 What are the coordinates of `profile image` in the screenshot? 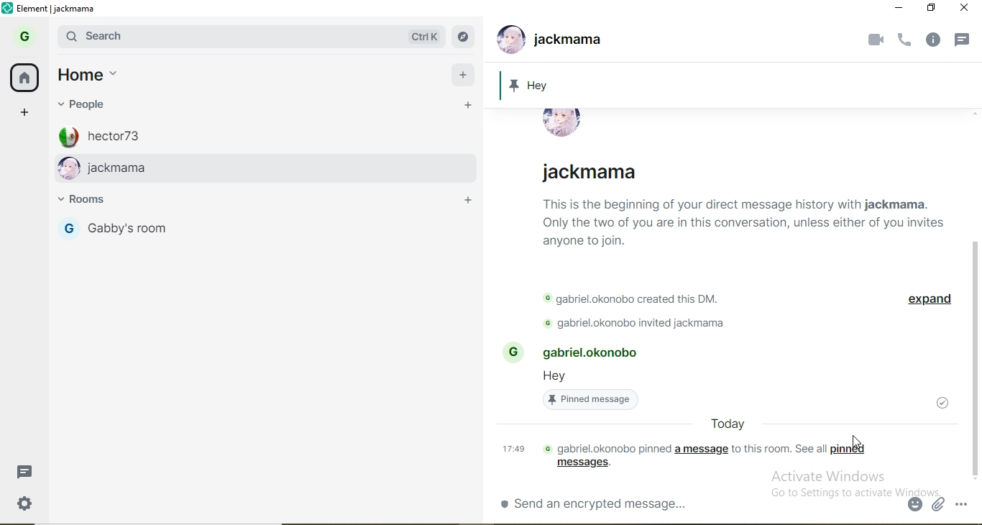 It's located at (68, 169).